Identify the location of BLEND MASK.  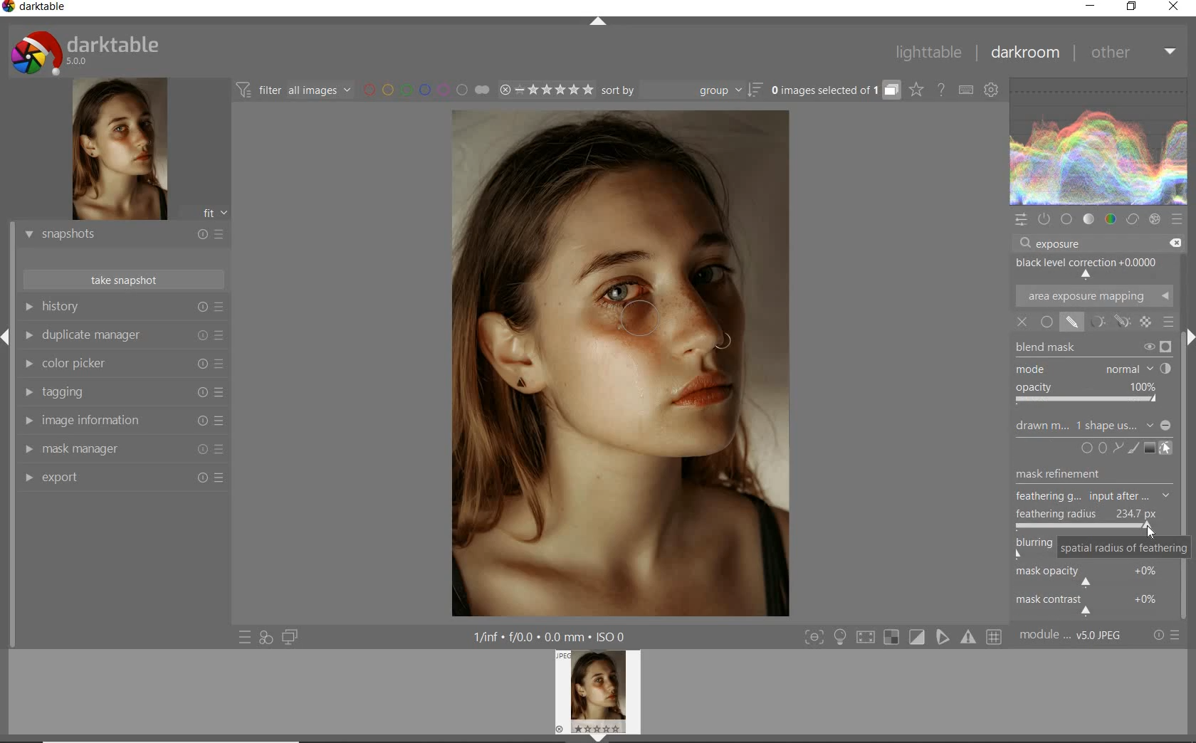
(1093, 347).